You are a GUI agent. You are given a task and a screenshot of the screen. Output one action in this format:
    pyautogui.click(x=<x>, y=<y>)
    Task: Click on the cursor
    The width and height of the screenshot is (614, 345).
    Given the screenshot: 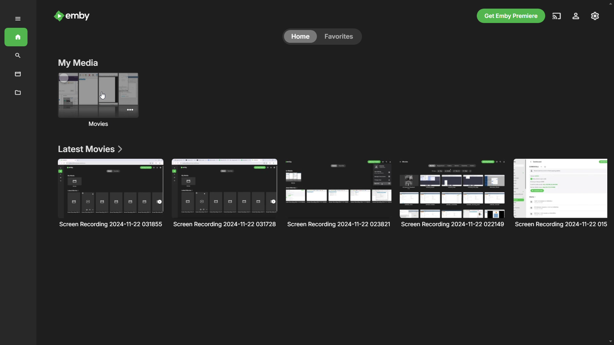 What is the action you would take?
    pyautogui.click(x=102, y=96)
    